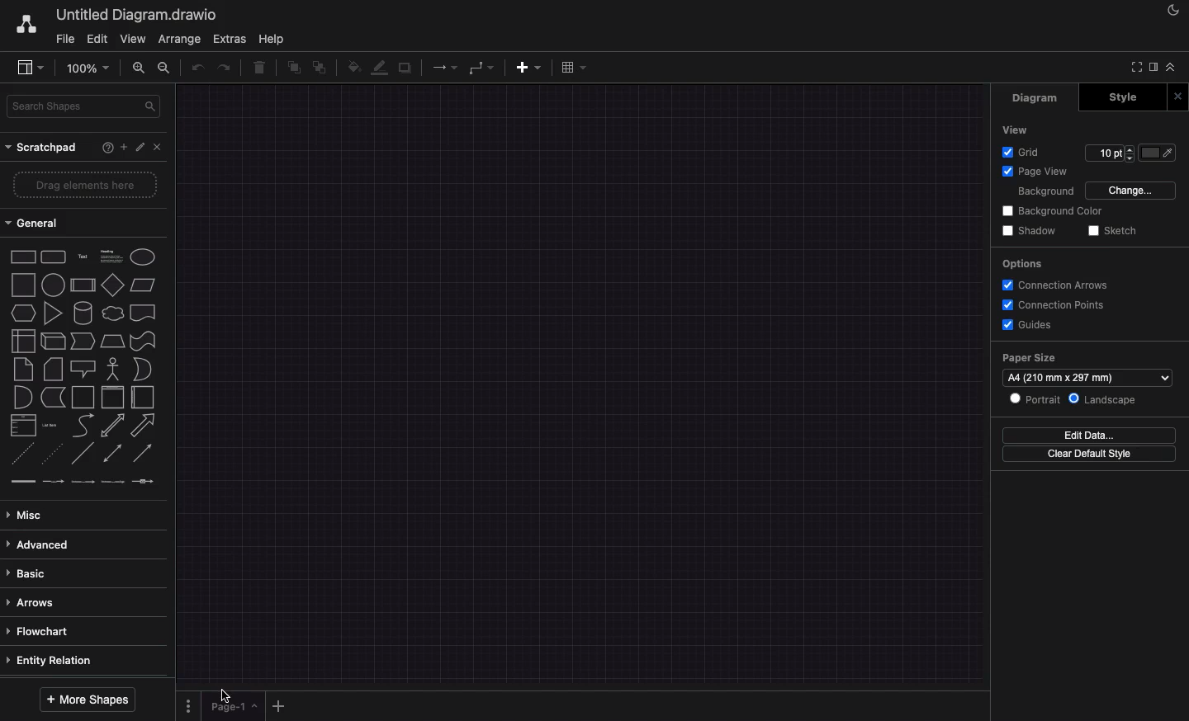 The image size is (1189, 721). What do you see at coordinates (23, 285) in the screenshot?
I see `square` at bounding box center [23, 285].